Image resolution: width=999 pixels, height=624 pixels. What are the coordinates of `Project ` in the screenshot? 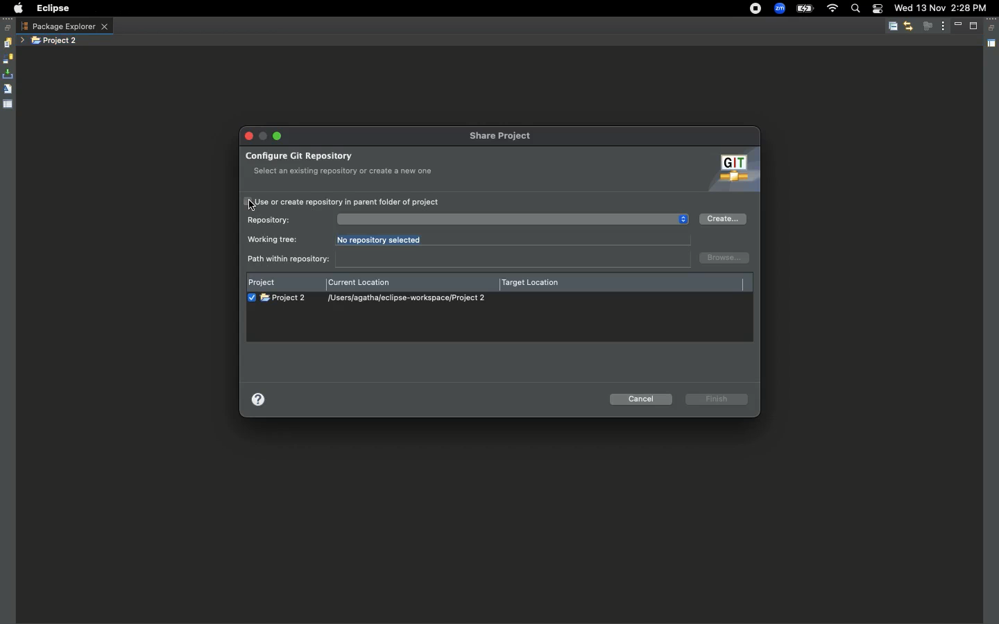 It's located at (265, 281).